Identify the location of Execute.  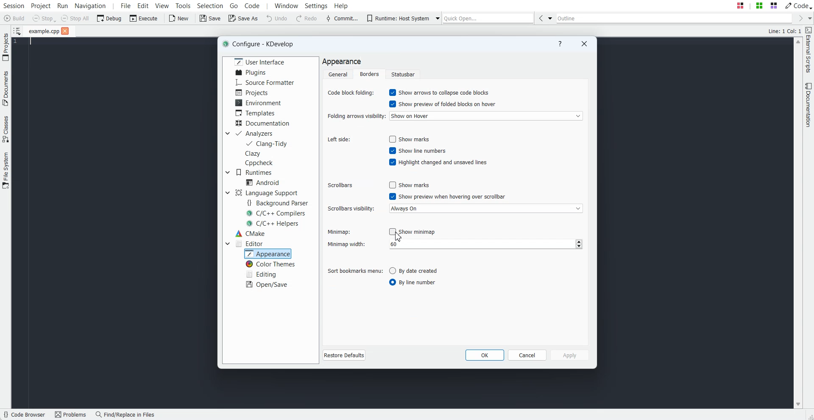
(144, 18).